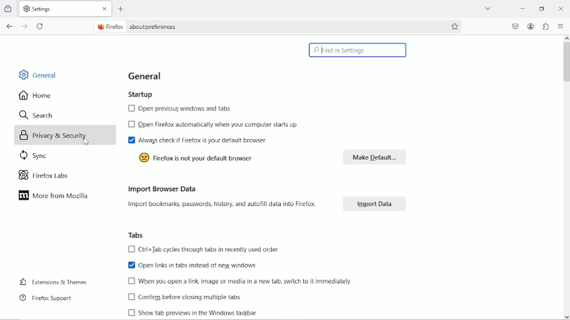 This screenshot has height=320, width=570. Describe the element at coordinates (206, 158) in the screenshot. I see `firefox is not your default browser` at that location.